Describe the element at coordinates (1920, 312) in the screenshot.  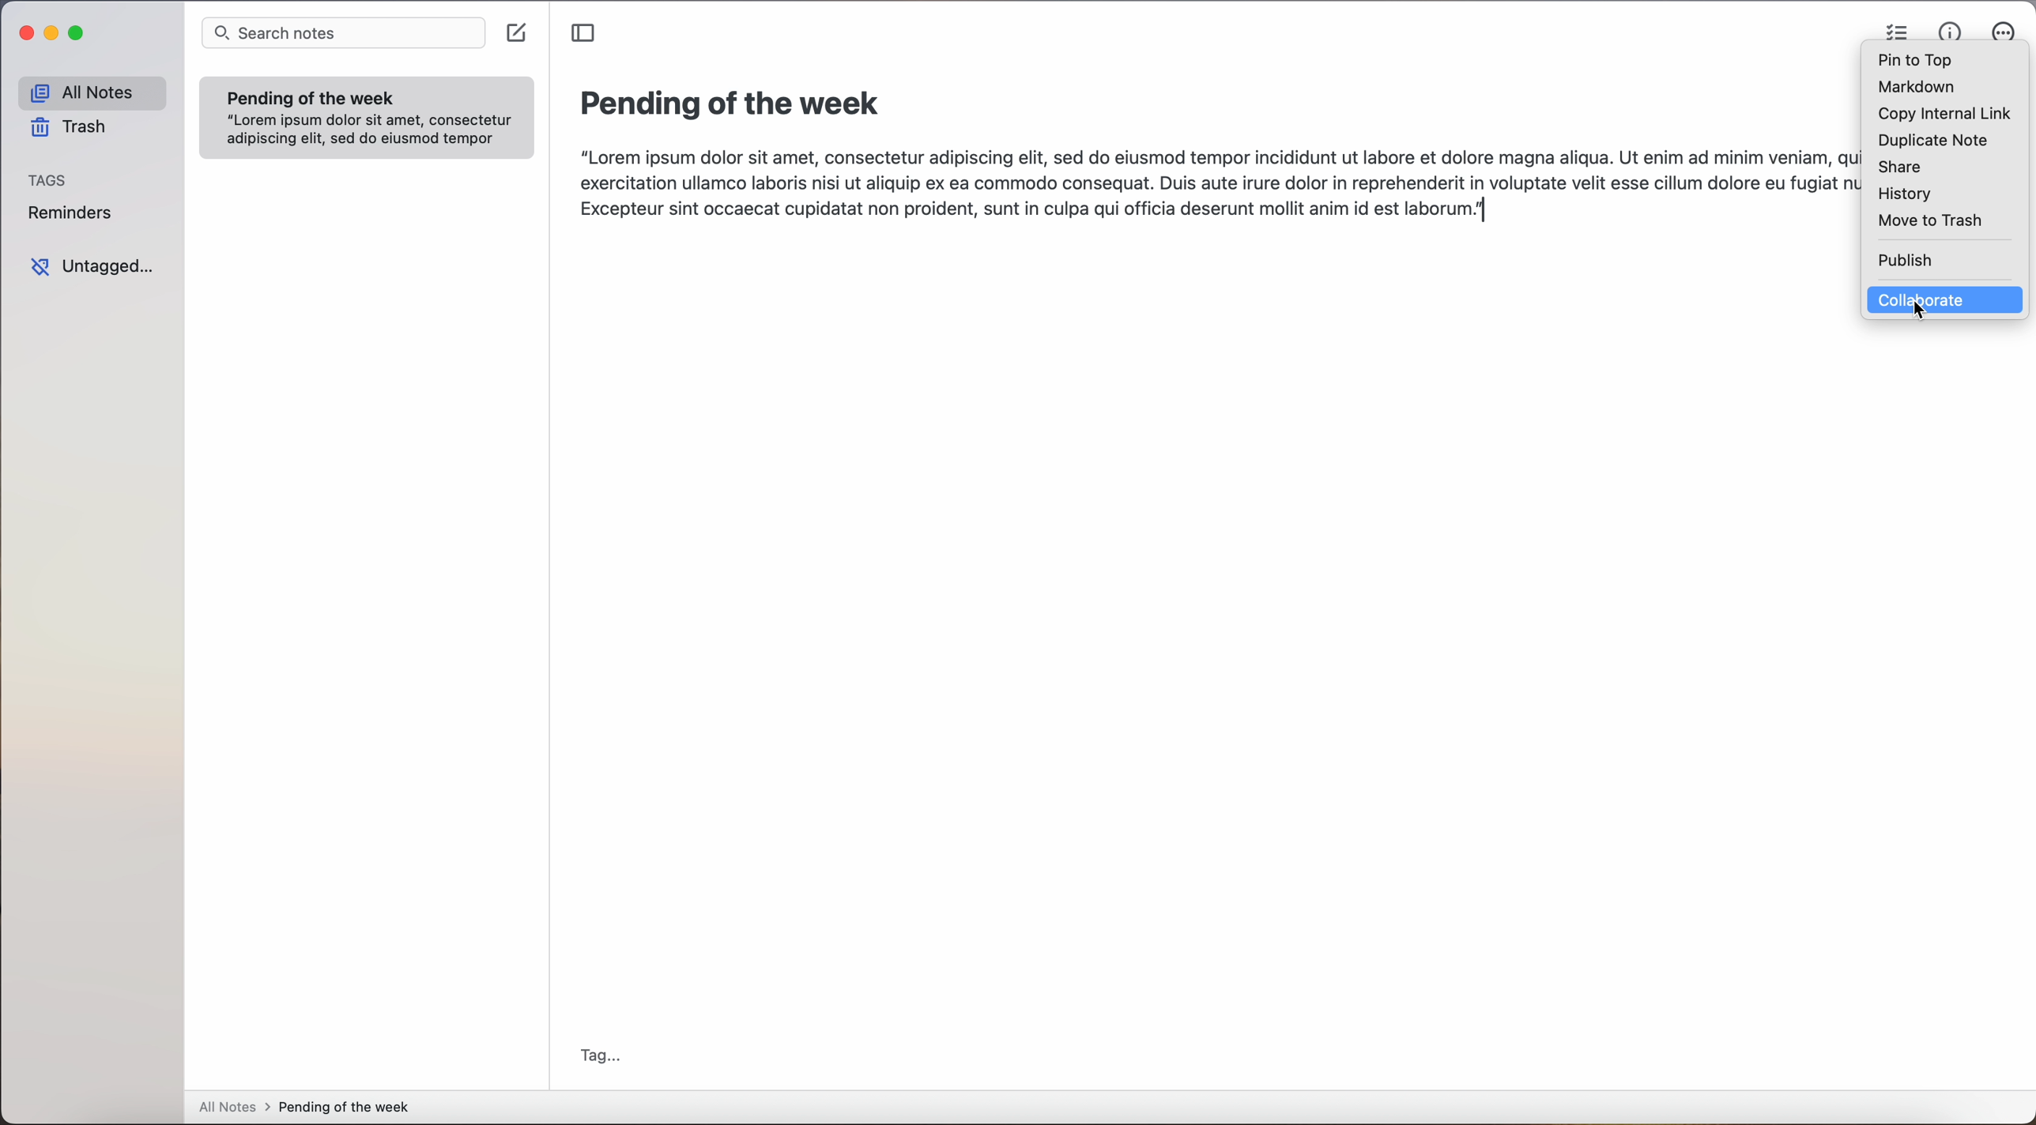
I see `cursor` at that location.